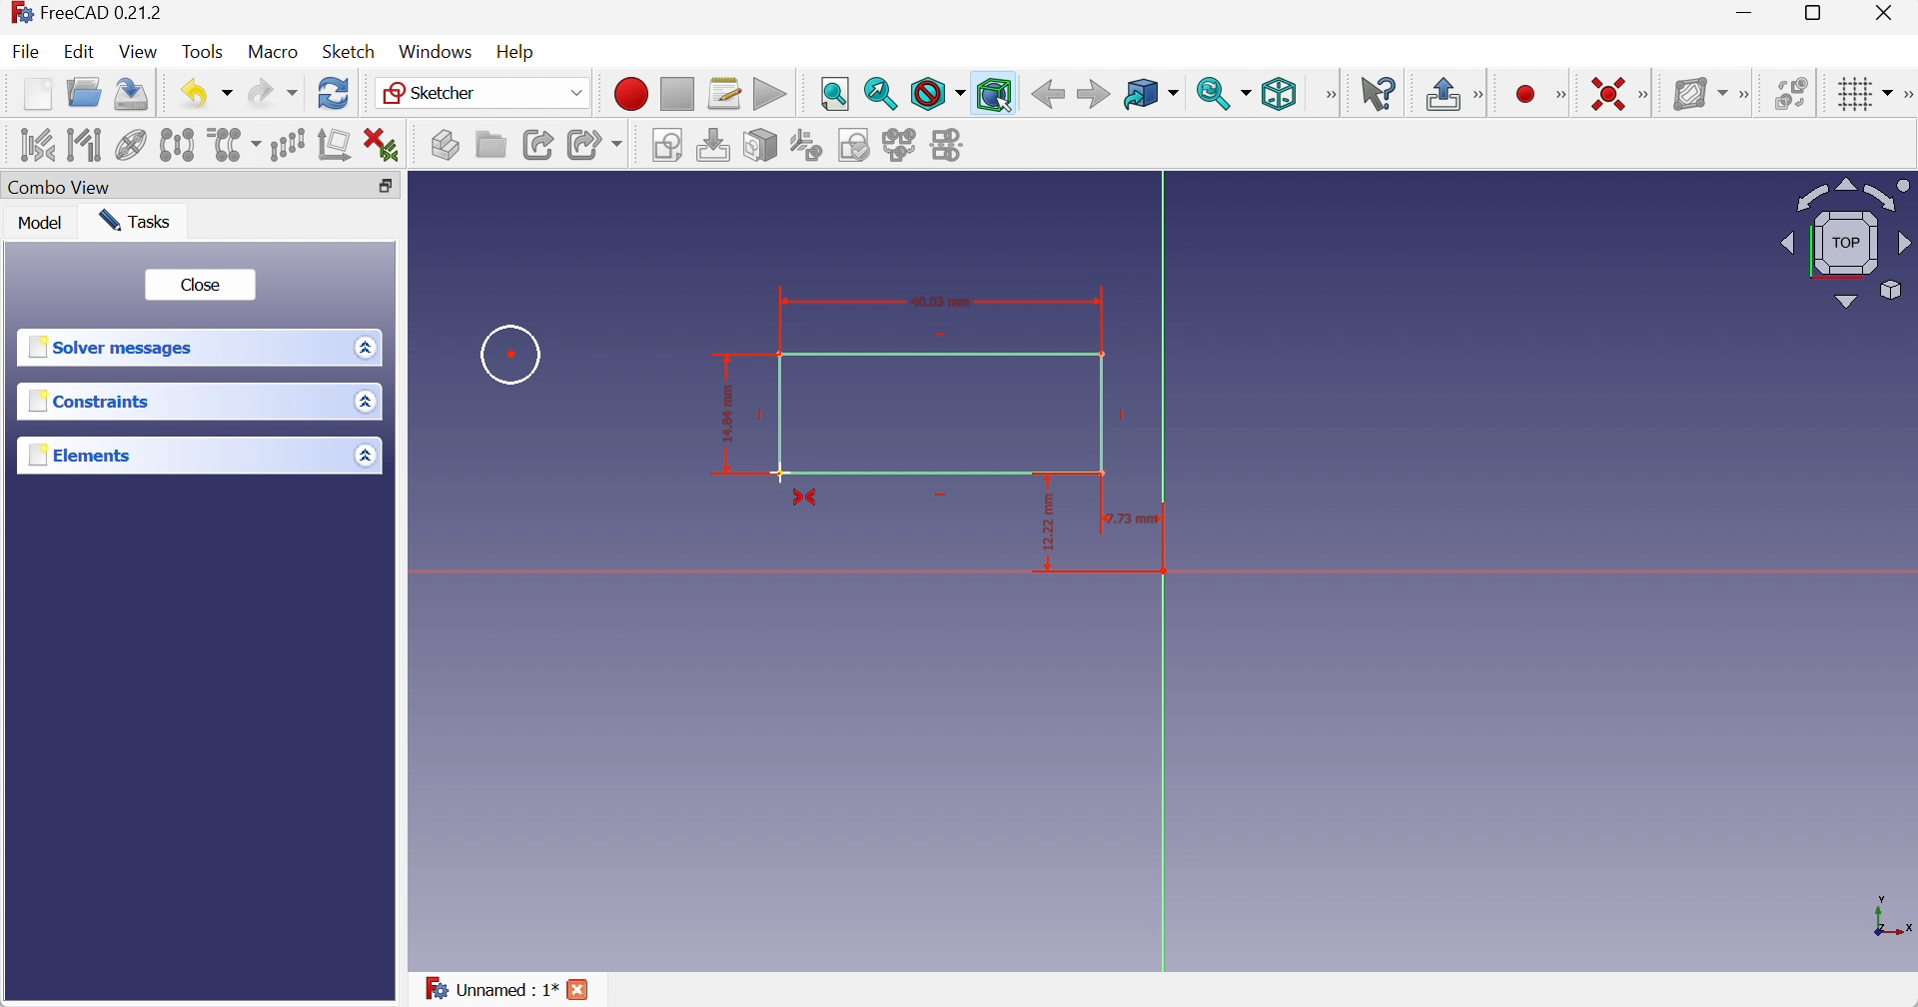 Image resolution: width=1918 pixels, height=1007 pixels. Describe the element at coordinates (810, 503) in the screenshot. I see `constrain symmetrical` at that location.